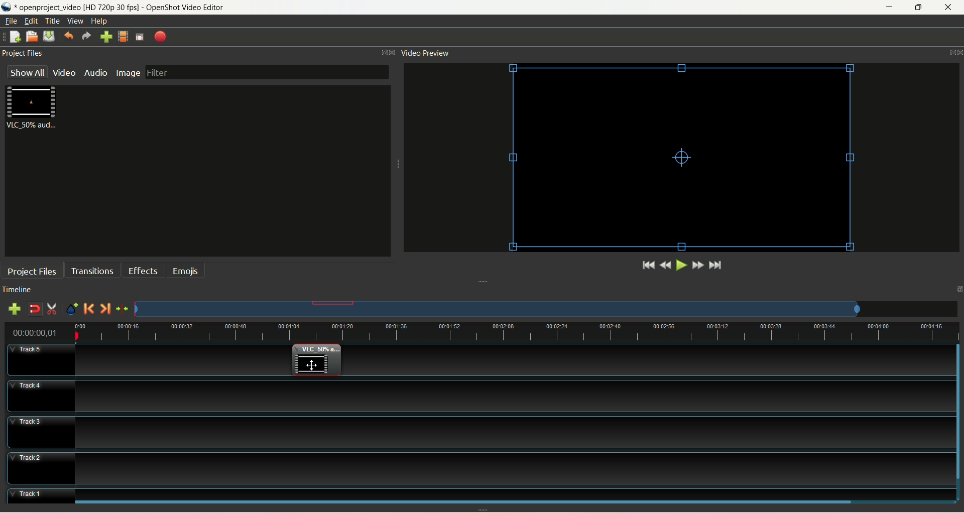 The height and width of the screenshot is (513, 964). I want to click on disable snapping, so click(34, 309).